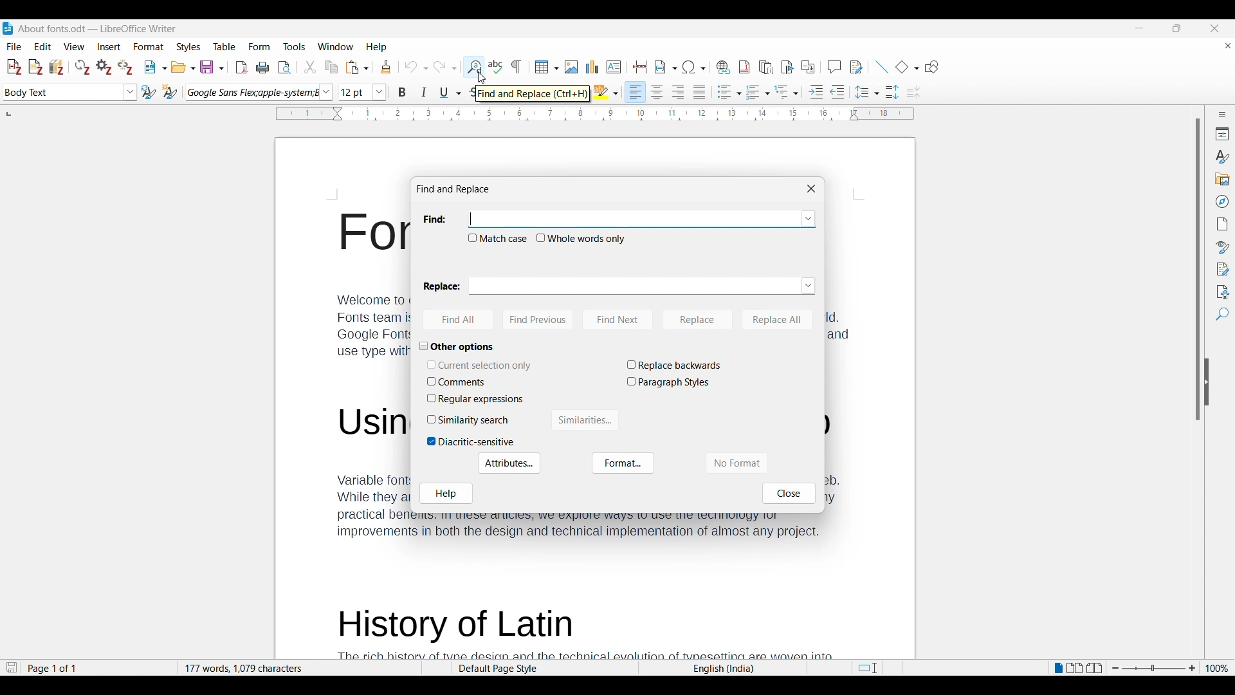 The height and width of the screenshot is (695, 1235). What do you see at coordinates (331, 67) in the screenshot?
I see `Copy` at bounding box center [331, 67].